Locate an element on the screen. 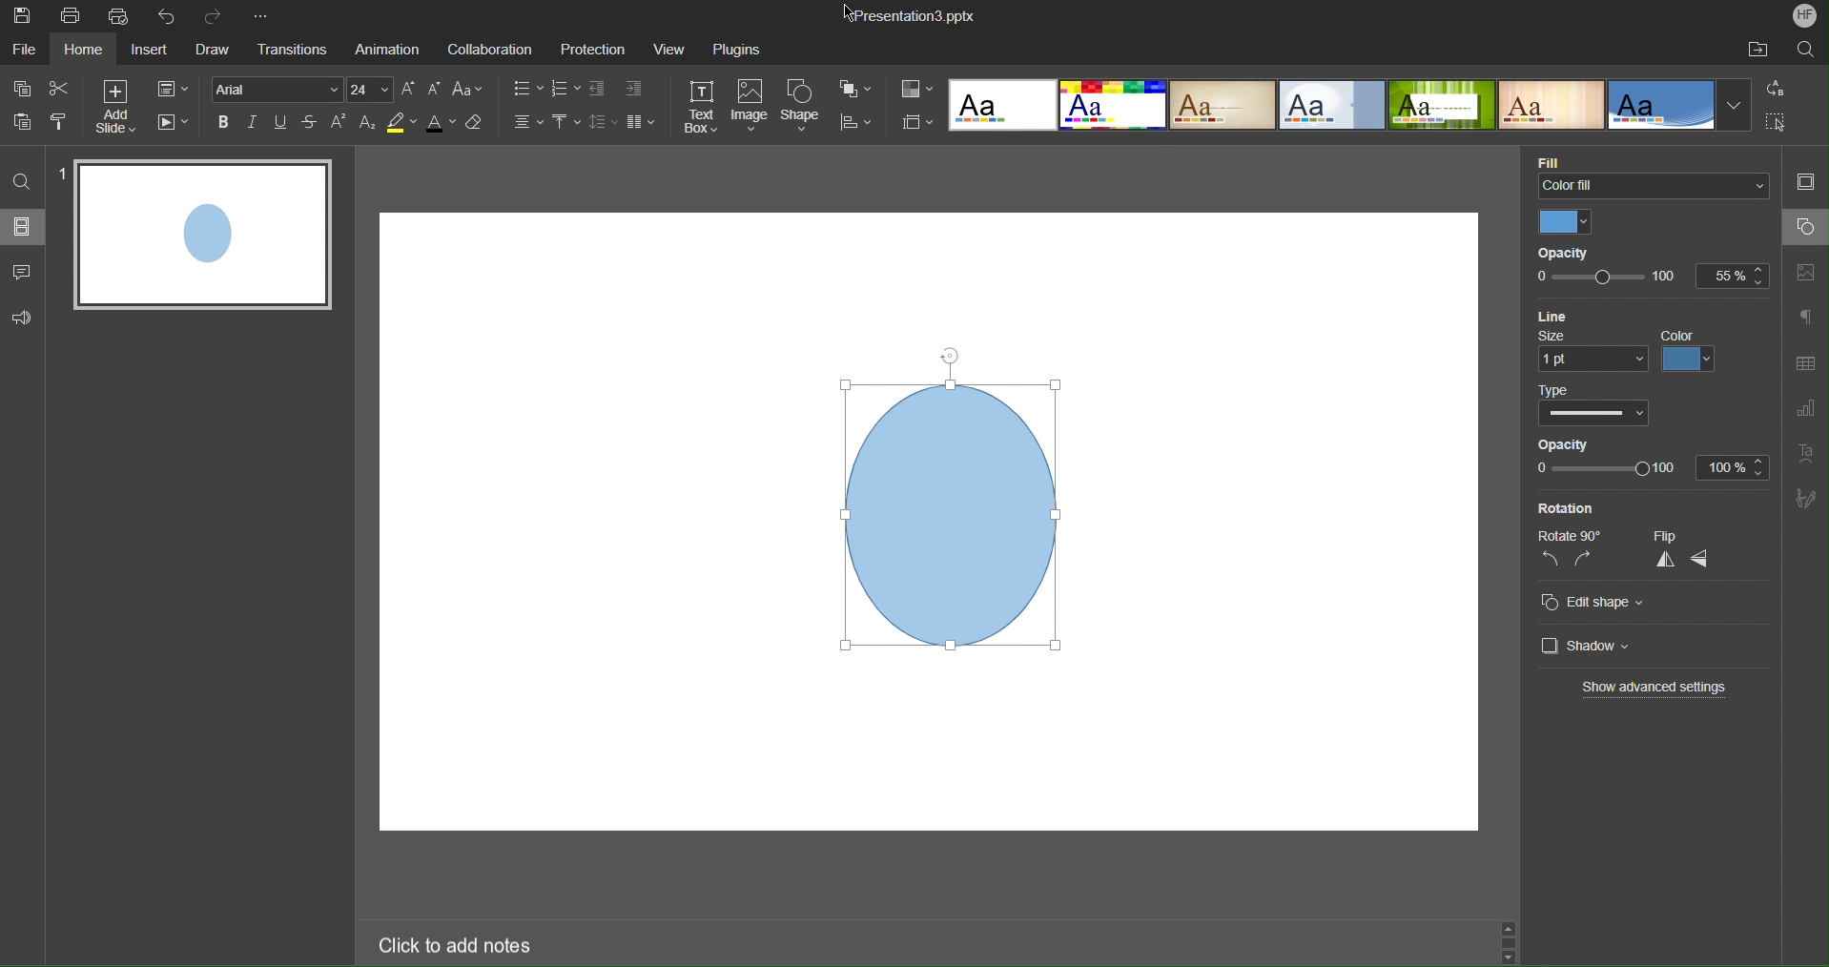  Copy Style is located at coordinates (60, 122).